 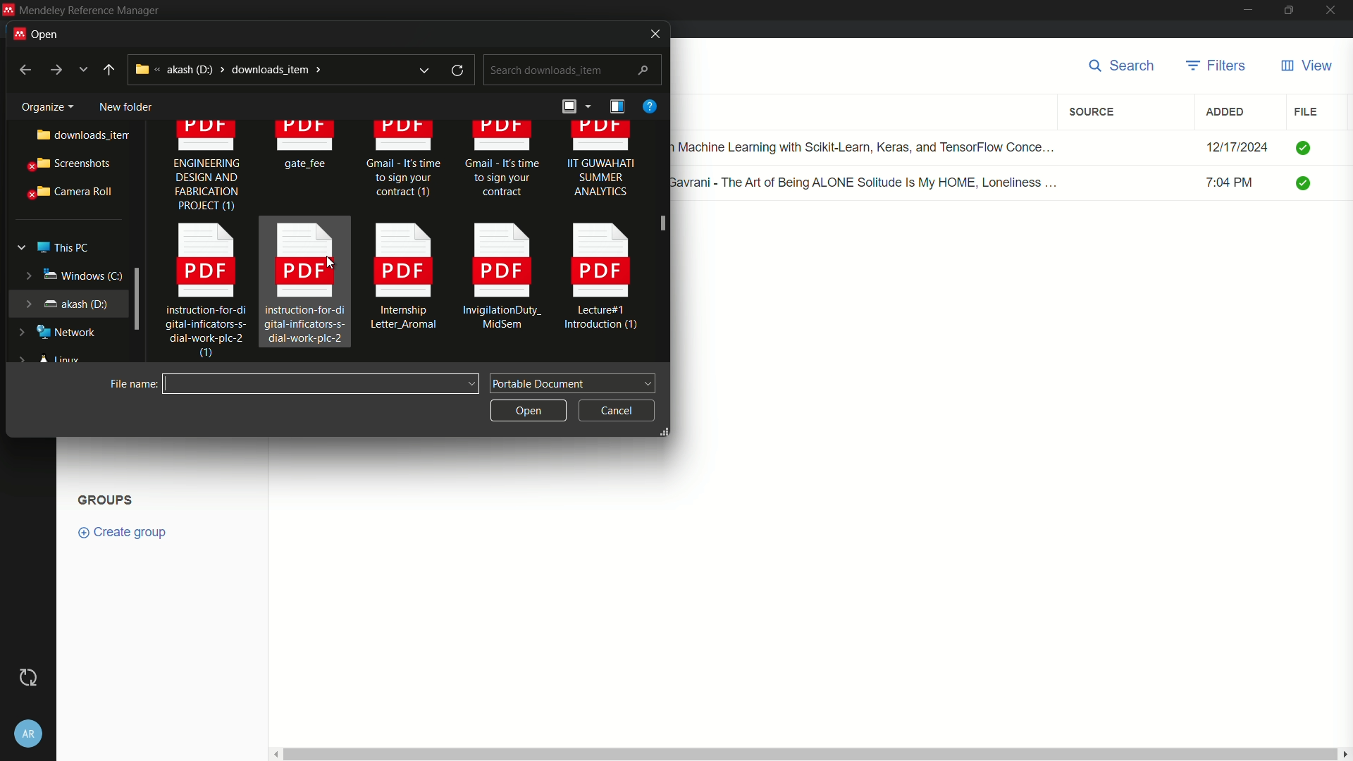 What do you see at coordinates (206, 170) in the screenshot?
I see `ENGINEERING
DESIGN AND

FABRICATION
PROJECT (1)` at bounding box center [206, 170].